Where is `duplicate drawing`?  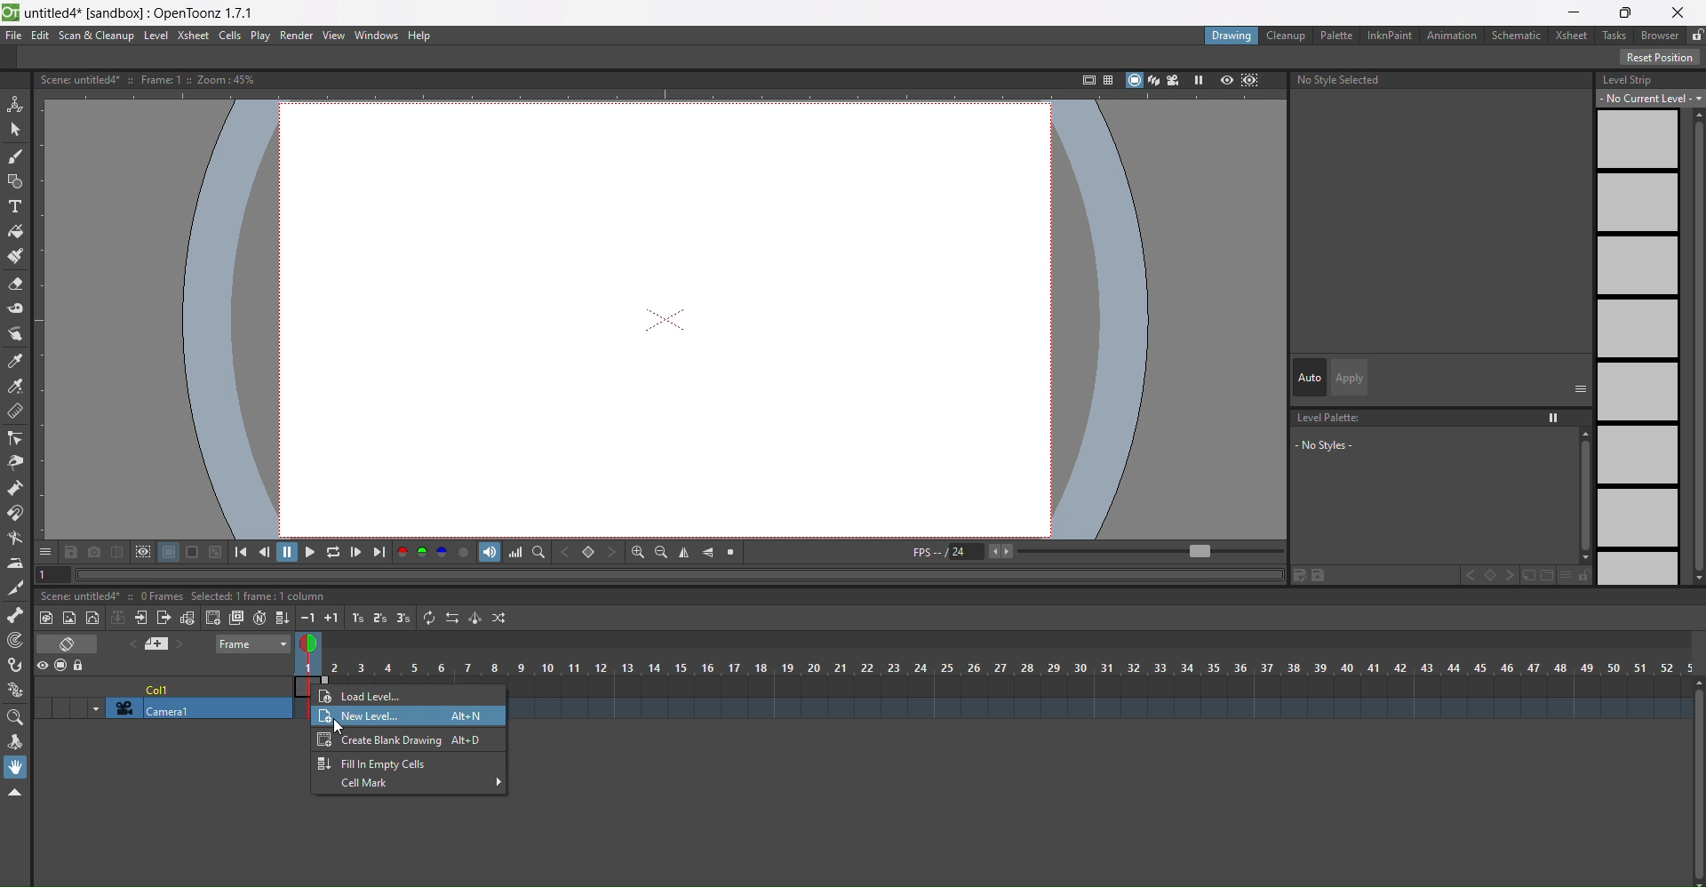 duplicate drawing is located at coordinates (235, 619).